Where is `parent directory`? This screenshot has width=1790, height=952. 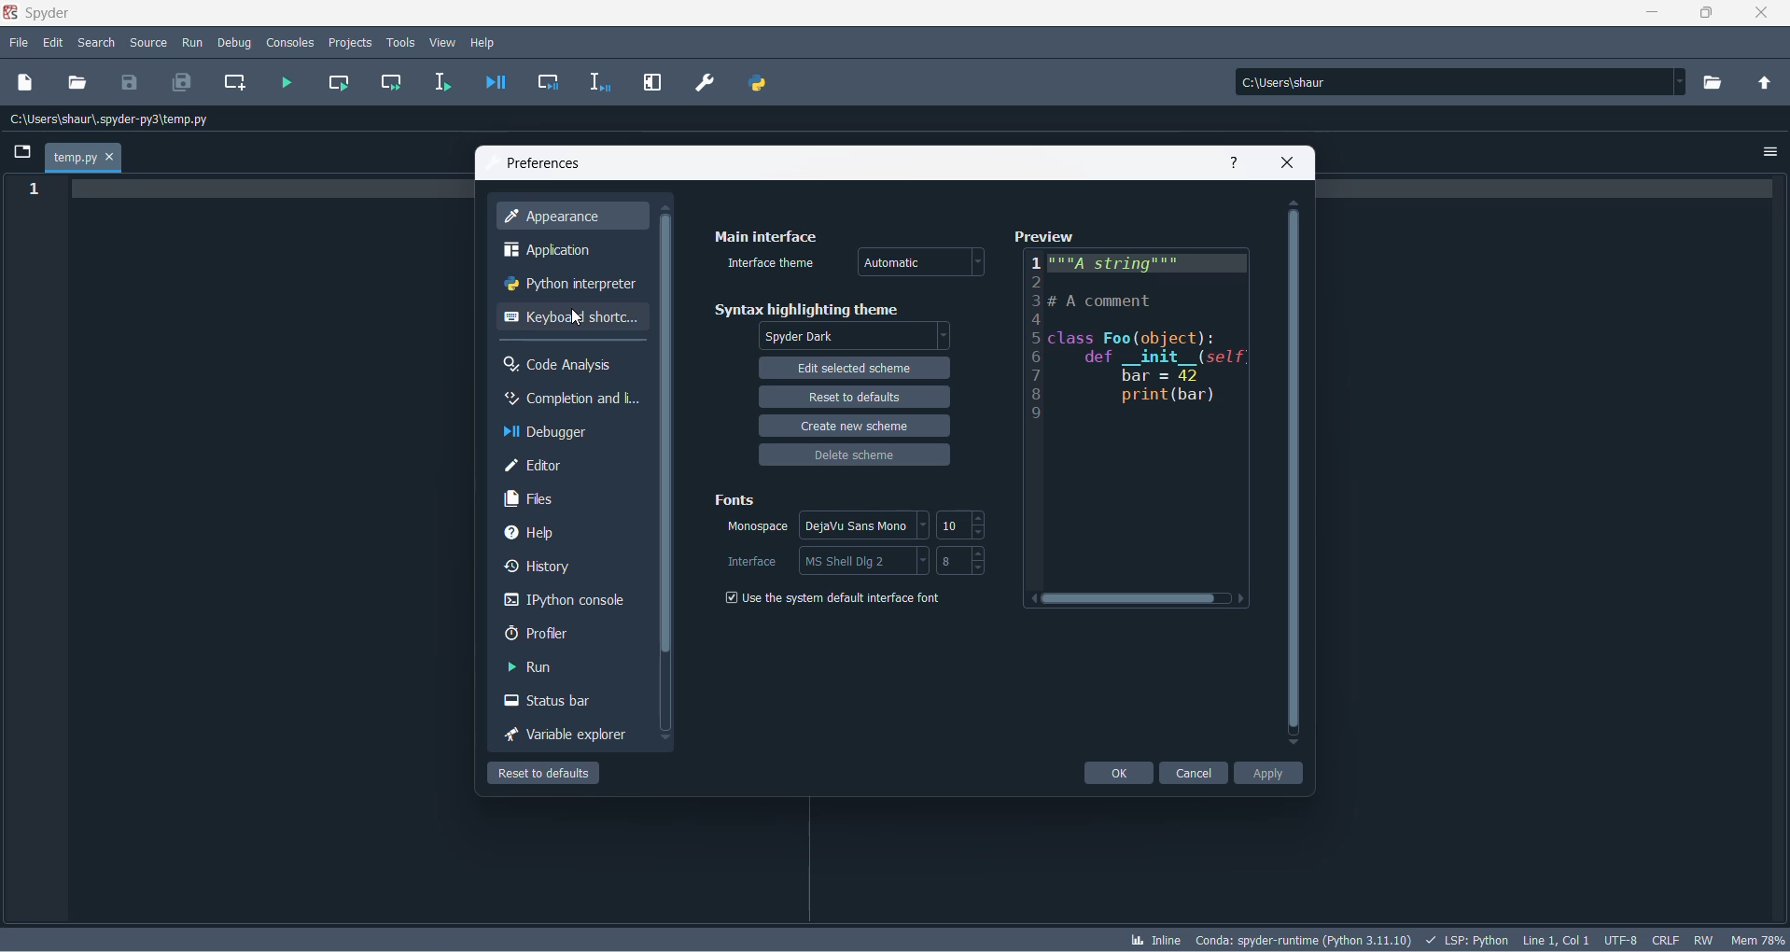
parent directory is located at coordinates (1769, 85).